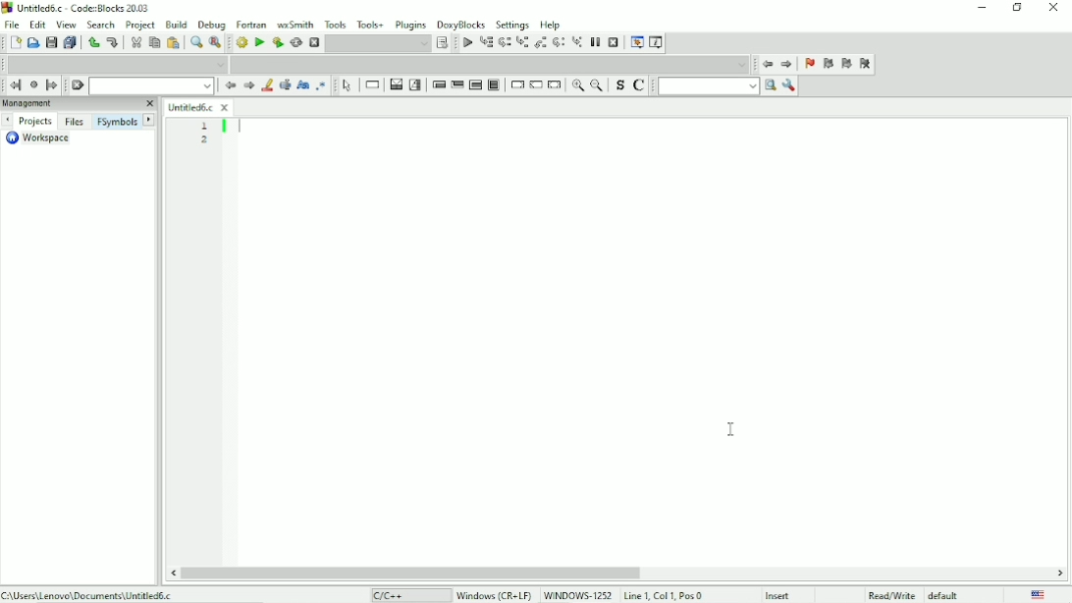 The height and width of the screenshot is (603, 1072). I want to click on Save, so click(51, 42).